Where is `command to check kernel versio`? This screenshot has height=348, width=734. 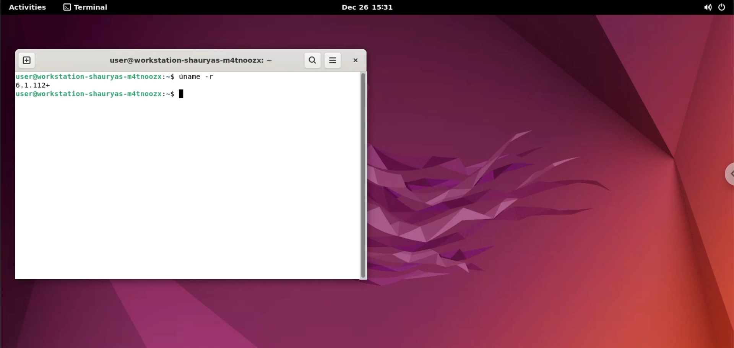
command to check kernel versio is located at coordinates (183, 61).